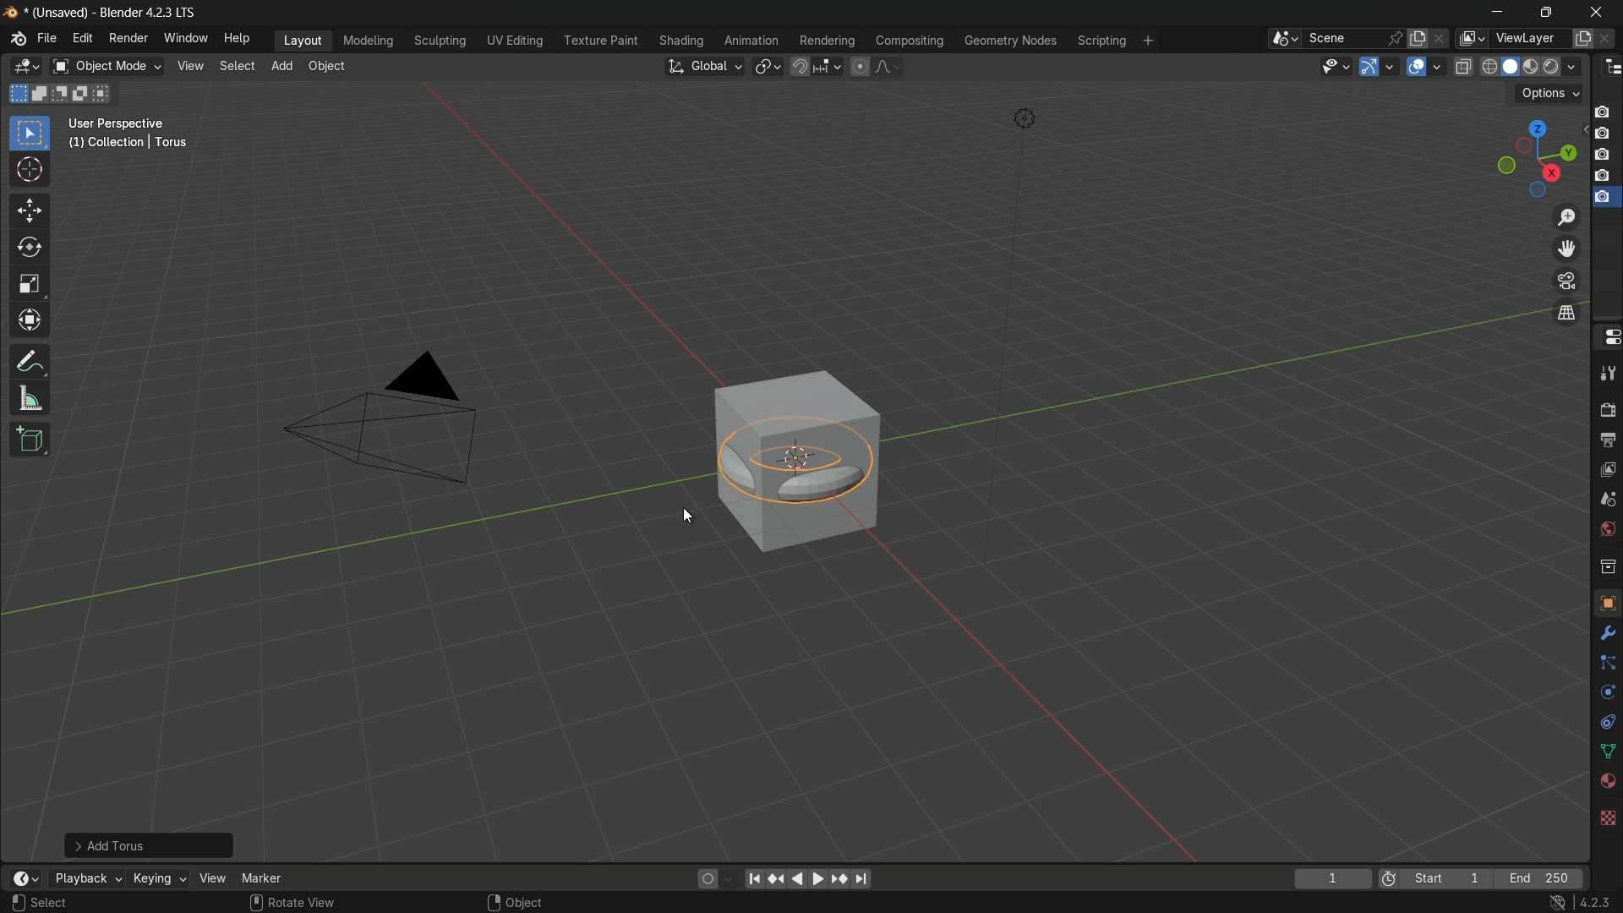  Describe the element at coordinates (29, 134) in the screenshot. I see `select` at that location.